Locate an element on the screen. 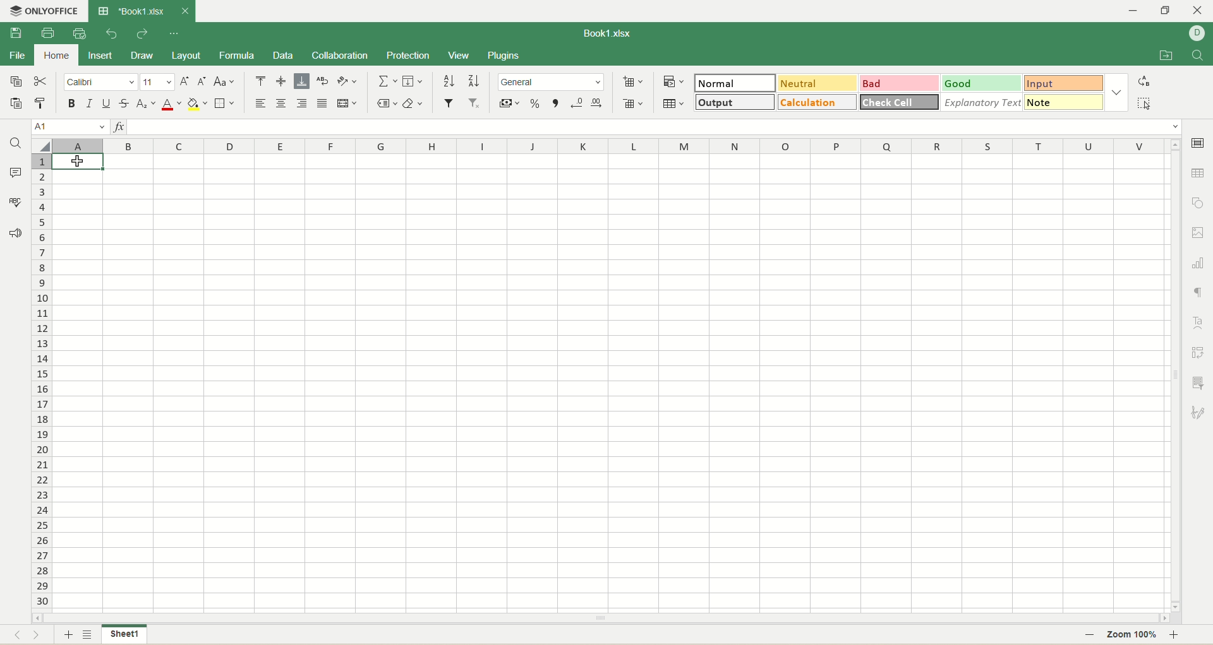  vertical scroll bar is located at coordinates (1174, 374).